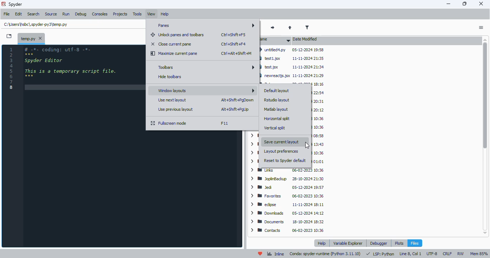  I want to click on vertical scroll bar, so click(485, 95).